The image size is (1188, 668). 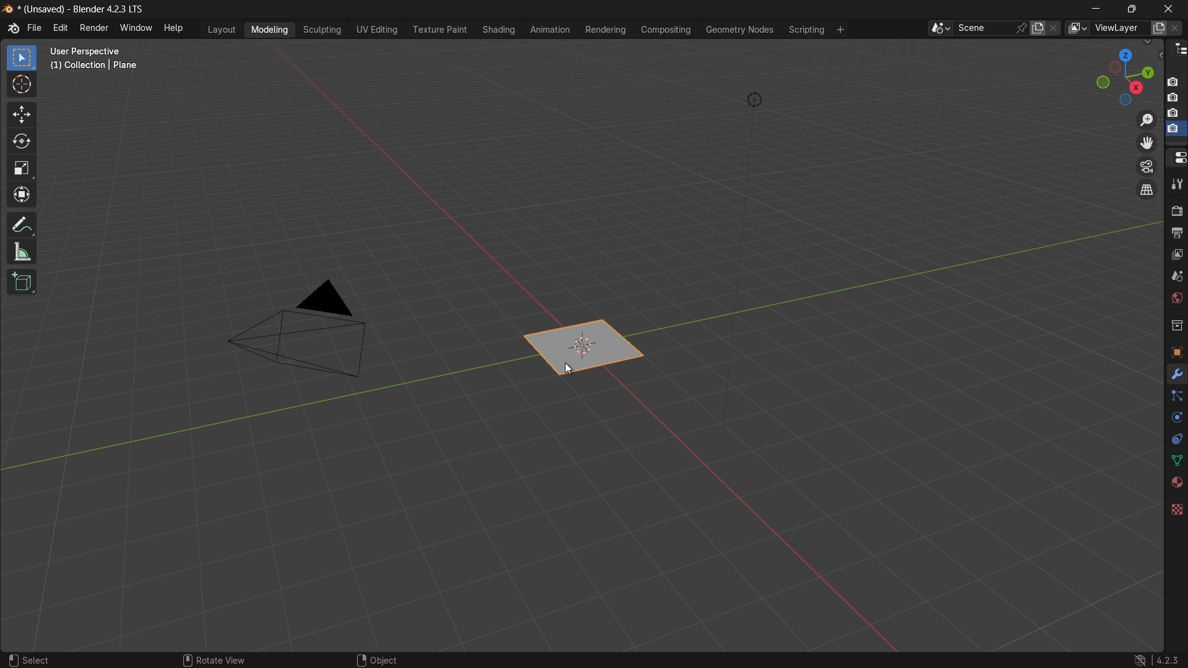 What do you see at coordinates (605, 30) in the screenshot?
I see `rendering` at bounding box center [605, 30].